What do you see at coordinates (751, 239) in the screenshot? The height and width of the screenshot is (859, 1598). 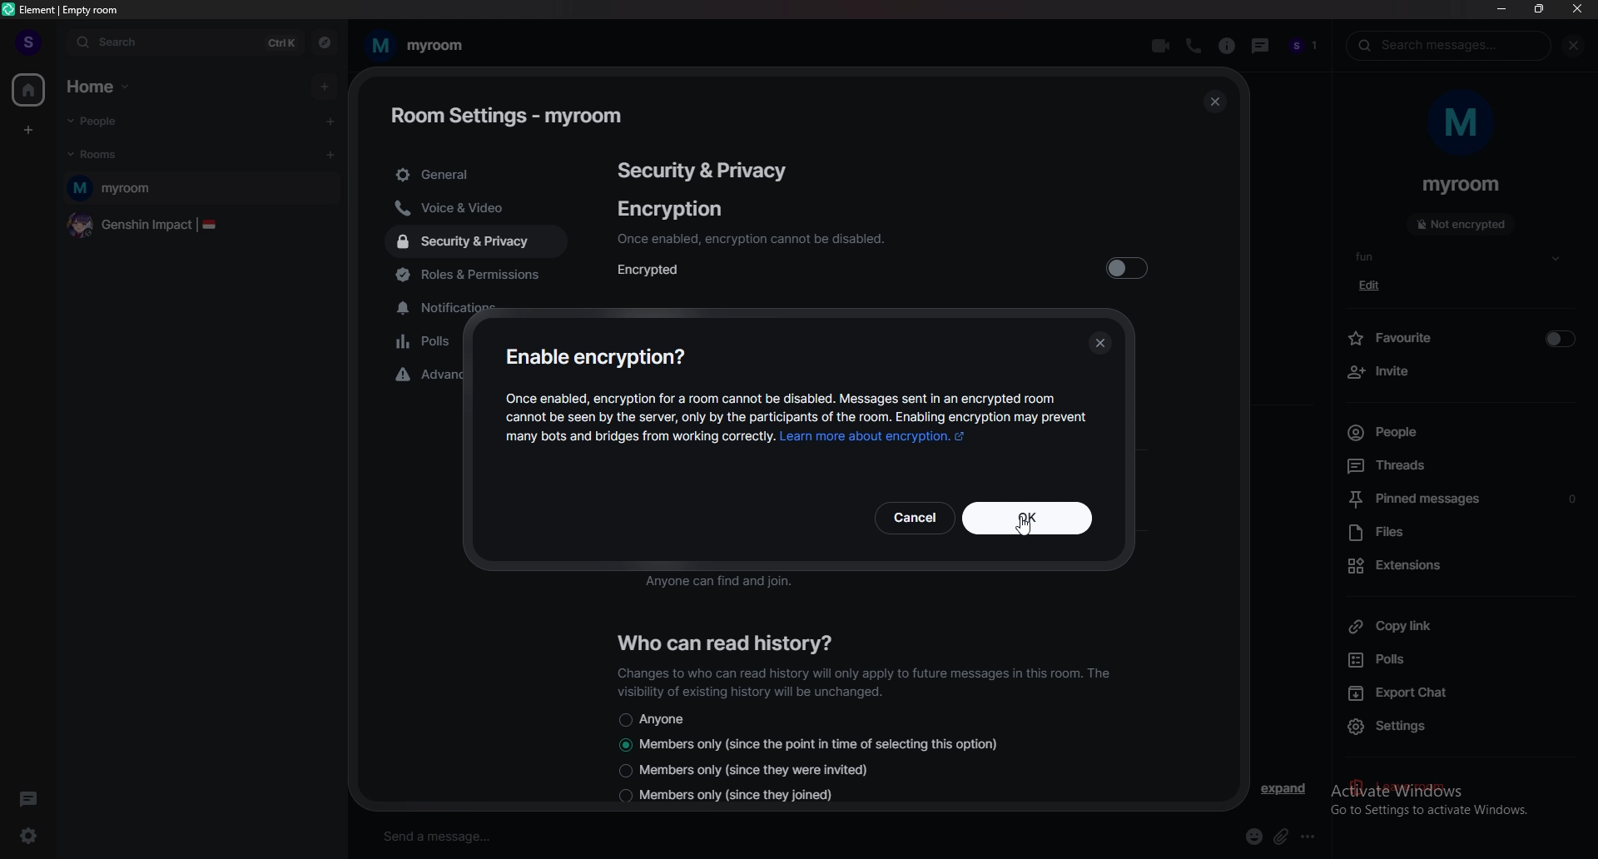 I see `Once enabled, encryption cannot be disabled.` at bounding box center [751, 239].